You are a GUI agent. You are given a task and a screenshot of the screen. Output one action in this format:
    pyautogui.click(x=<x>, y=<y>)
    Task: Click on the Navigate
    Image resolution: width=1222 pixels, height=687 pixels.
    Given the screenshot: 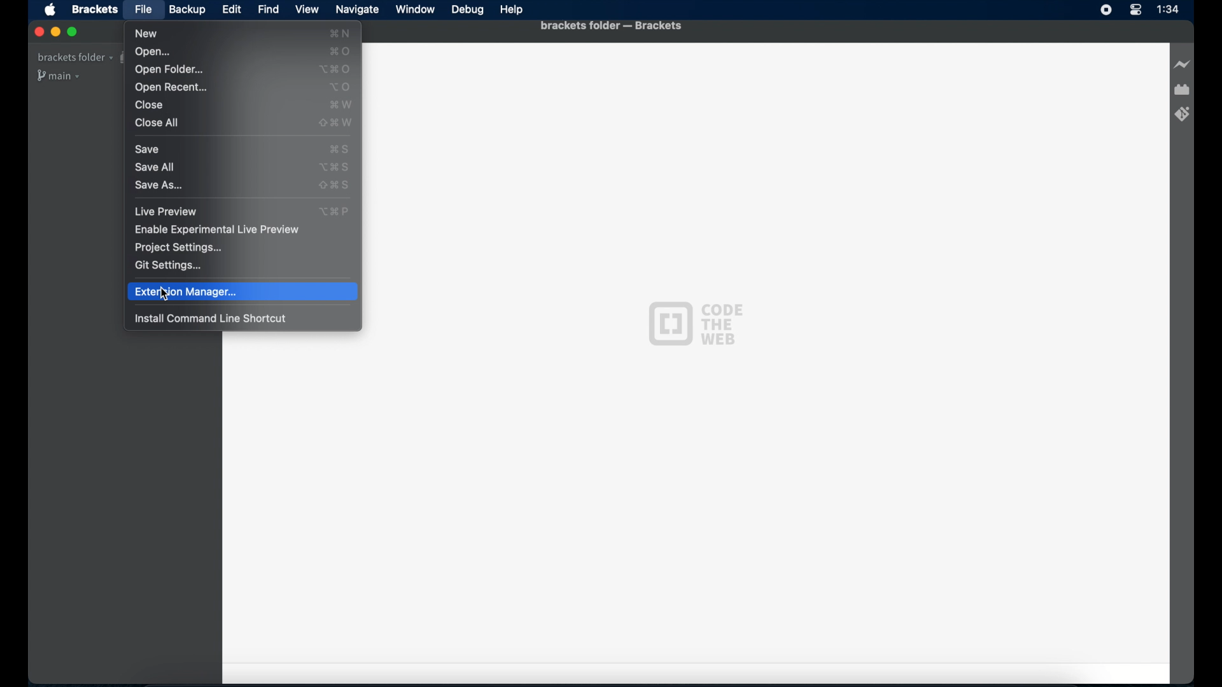 What is the action you would take?
    pyautogui.click(x=357, y=10)
    